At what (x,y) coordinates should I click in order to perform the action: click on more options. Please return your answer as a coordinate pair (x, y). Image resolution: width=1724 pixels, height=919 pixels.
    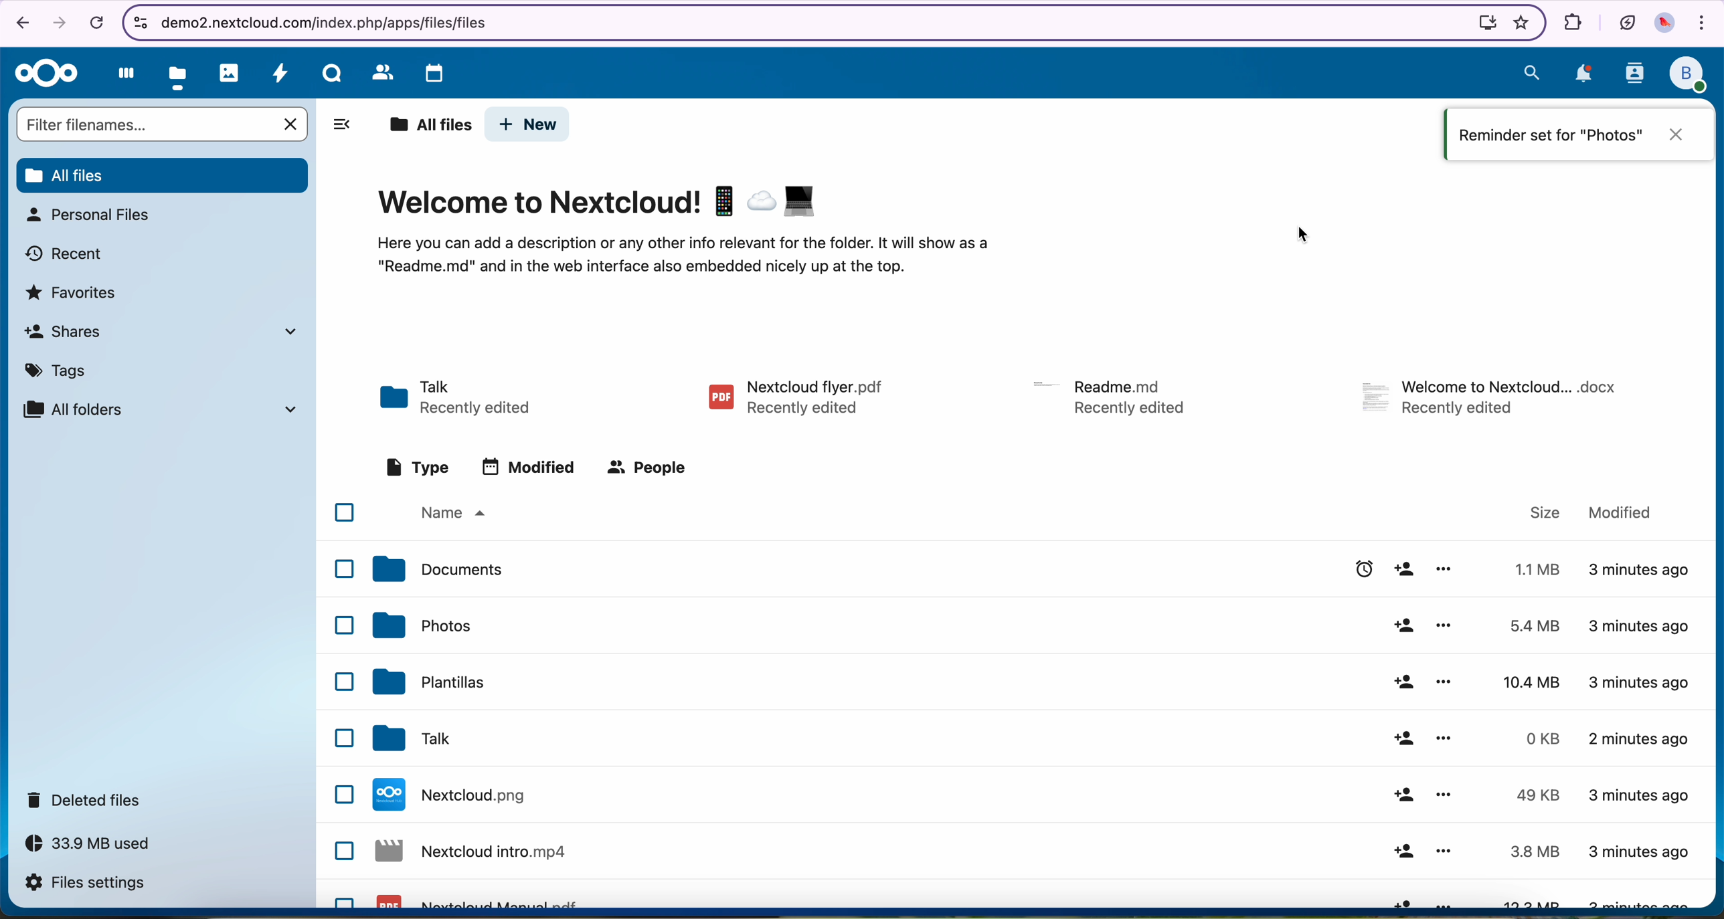
    Looking at the image, I should click on (1443, 739).